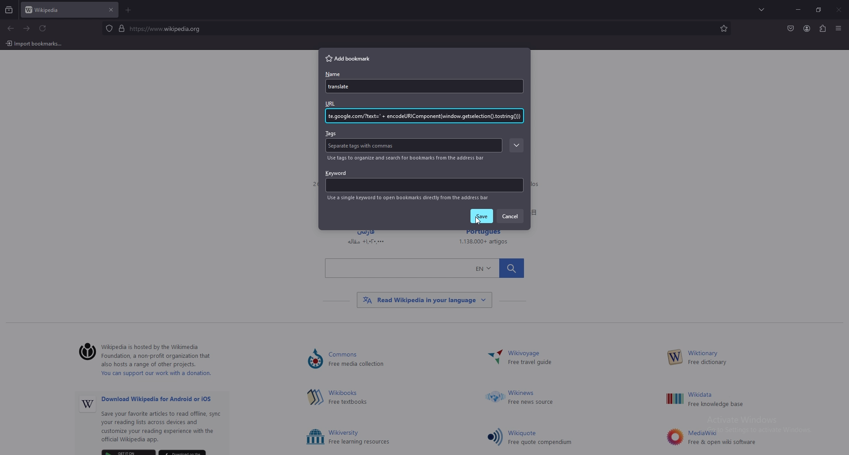 This screenshot has width=849, height=455. Describe the element at coordinates (494, 436) in the screenshot. I see `` at that location.